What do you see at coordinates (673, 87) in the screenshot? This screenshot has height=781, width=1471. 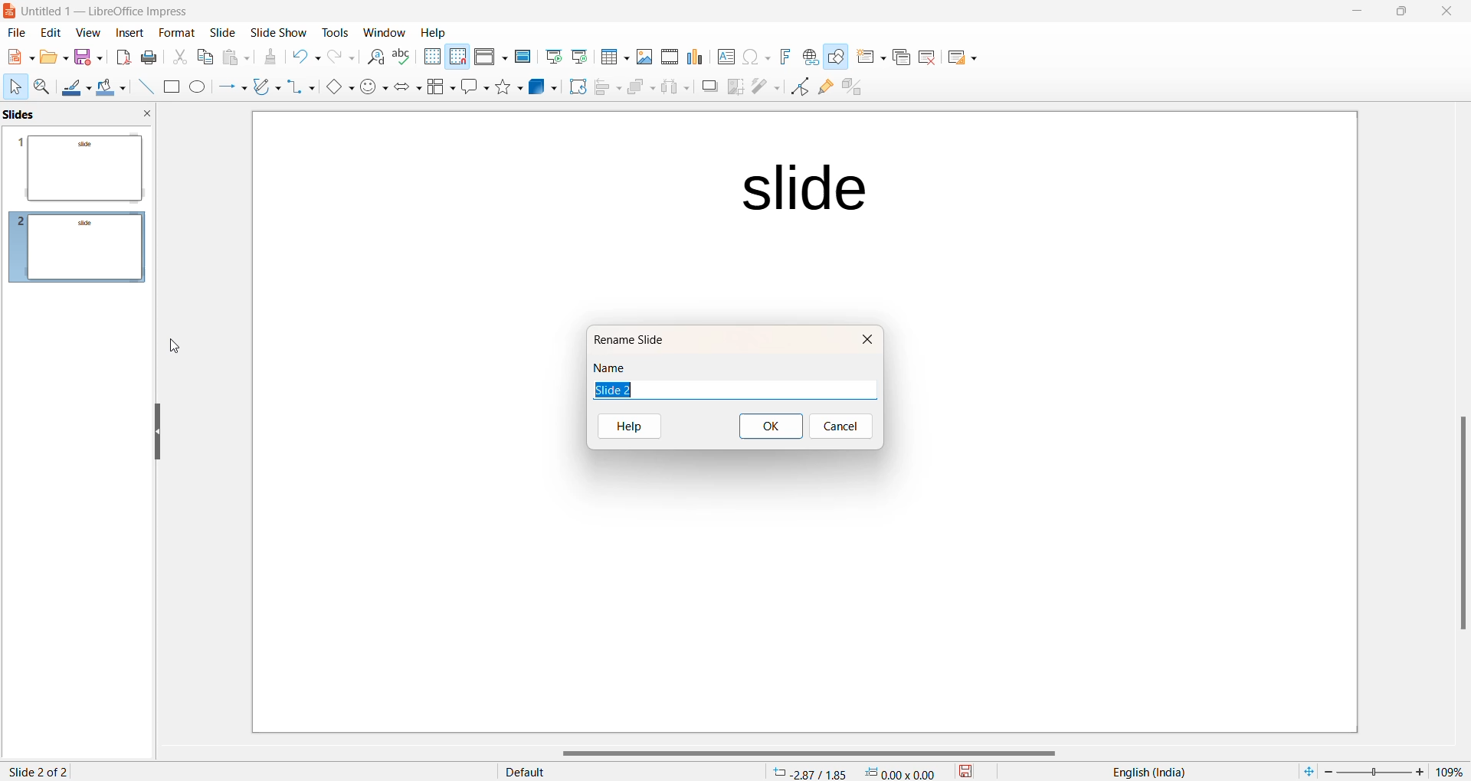 I see `Object distribution` at bounding box center [673, 87].